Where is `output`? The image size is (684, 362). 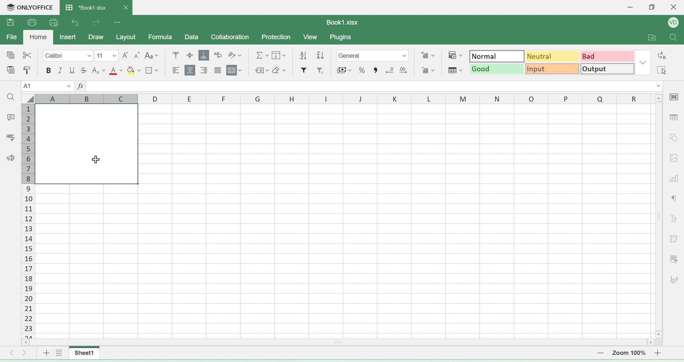
output is located at coordinates (607, 69).